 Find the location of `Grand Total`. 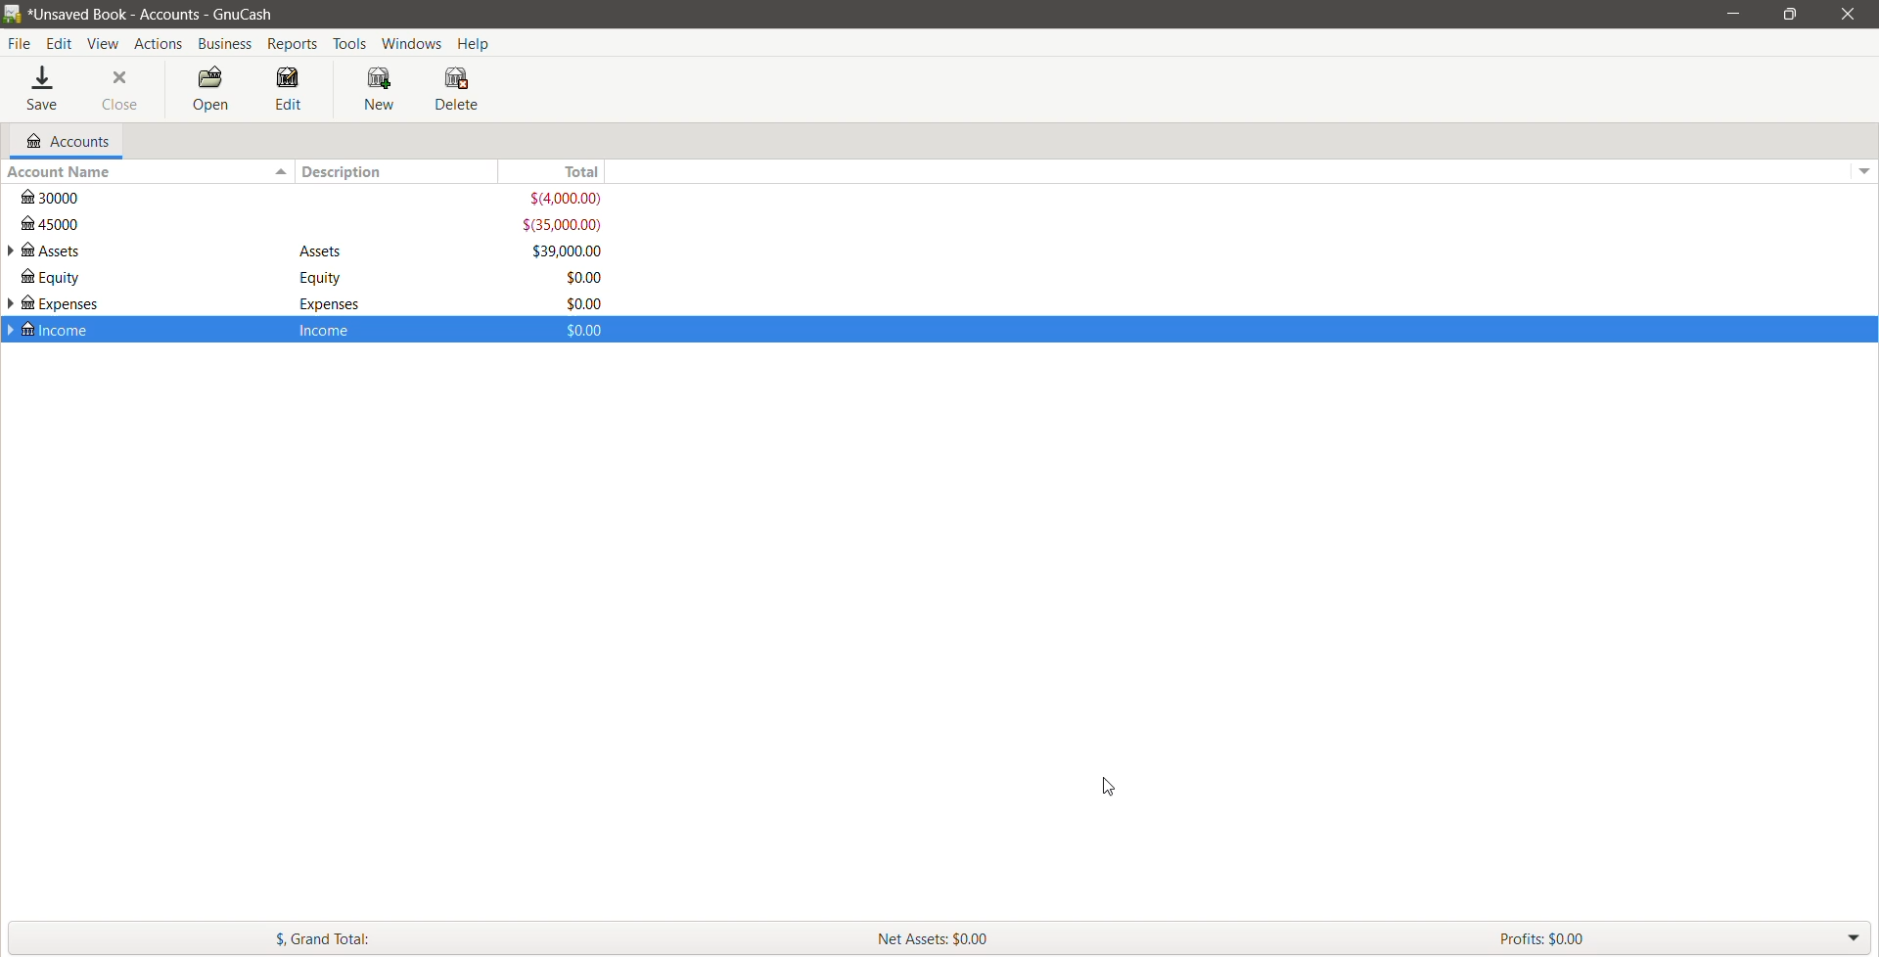

Grand Total is located at coordinates (426, 937).